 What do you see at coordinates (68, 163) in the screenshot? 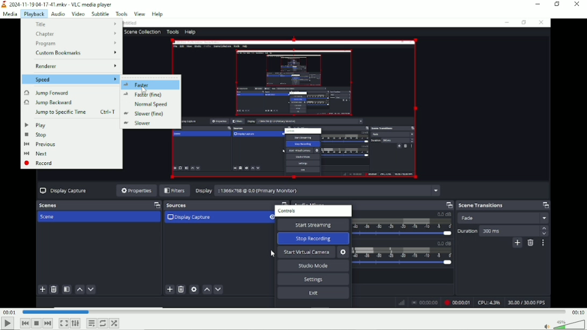
I see `record` at bounding box center [68, 163].